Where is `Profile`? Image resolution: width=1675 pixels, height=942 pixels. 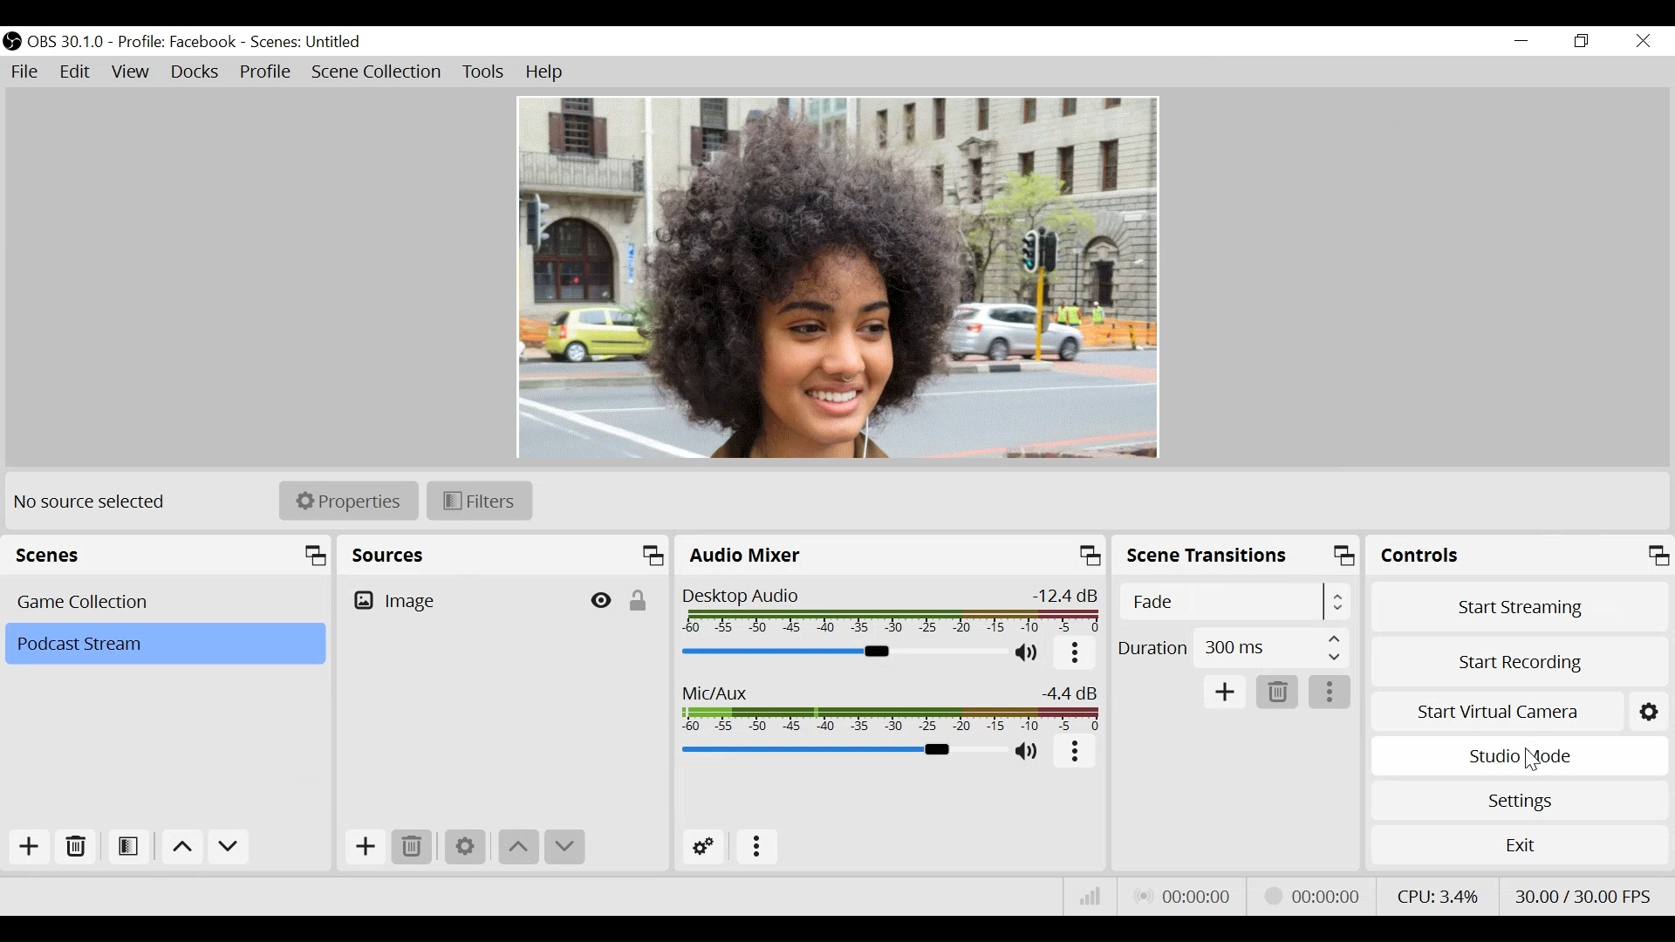 Profile is located at coordinates (265, 72).